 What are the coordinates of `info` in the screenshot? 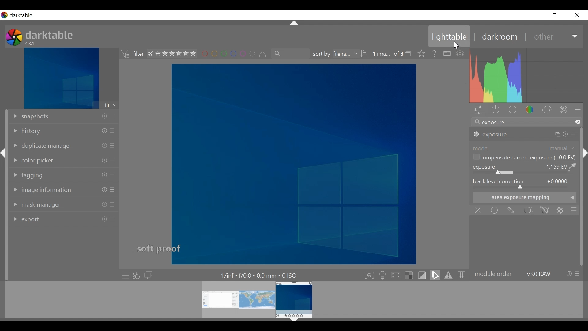 It's located at (104, 146).